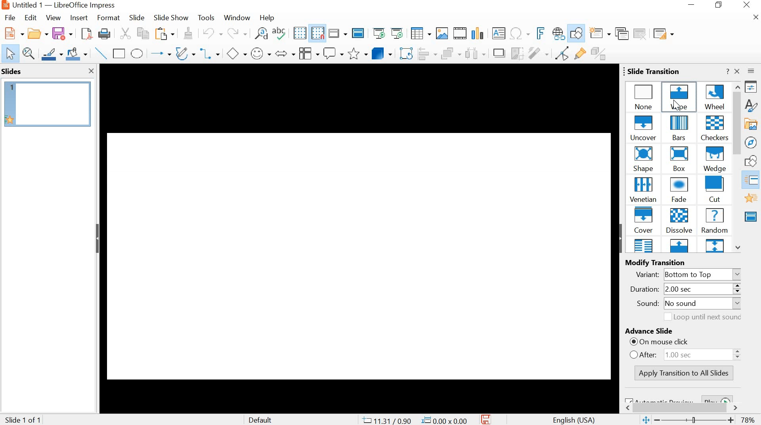 The height and width of the screenshot is (425, 761). What do you see at coordinates (751, 71) in the screenshot?
I see `SIDEBAR SETTINGS` at bounding box center [751, 71].